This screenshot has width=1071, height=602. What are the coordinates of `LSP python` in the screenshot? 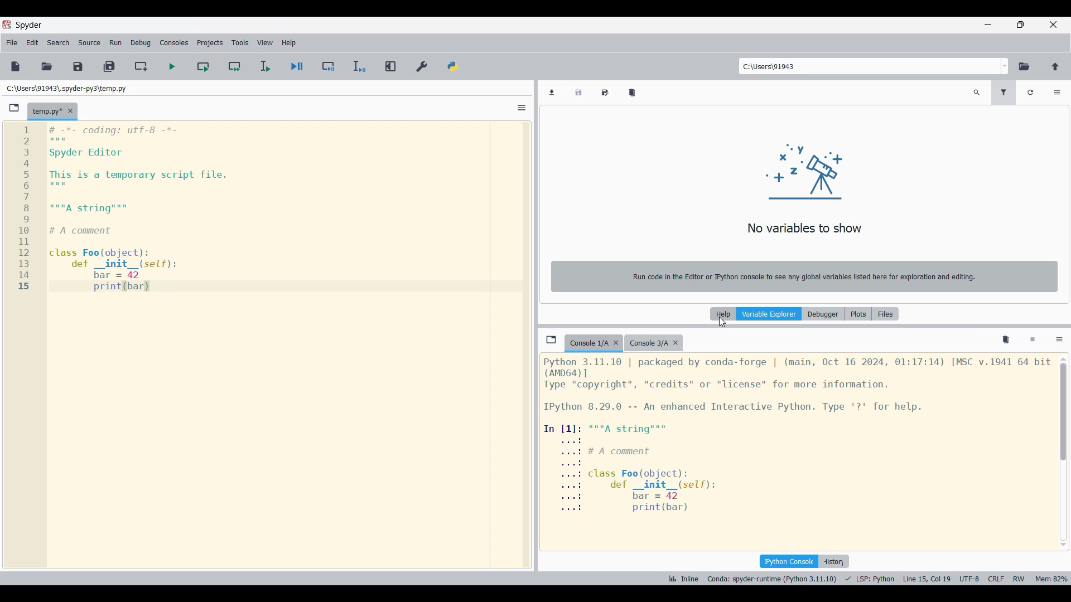 It's located at (871, 577).